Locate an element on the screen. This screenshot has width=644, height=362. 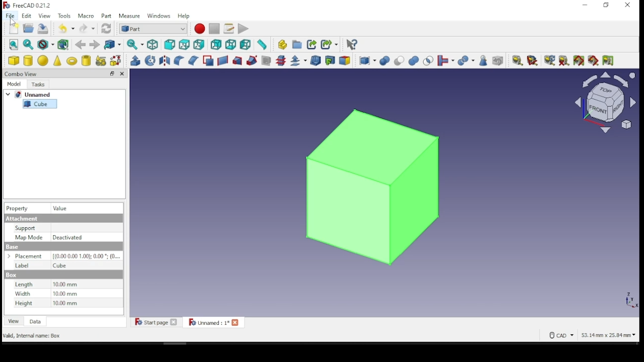
revolve is located at coordinates (150, 60).